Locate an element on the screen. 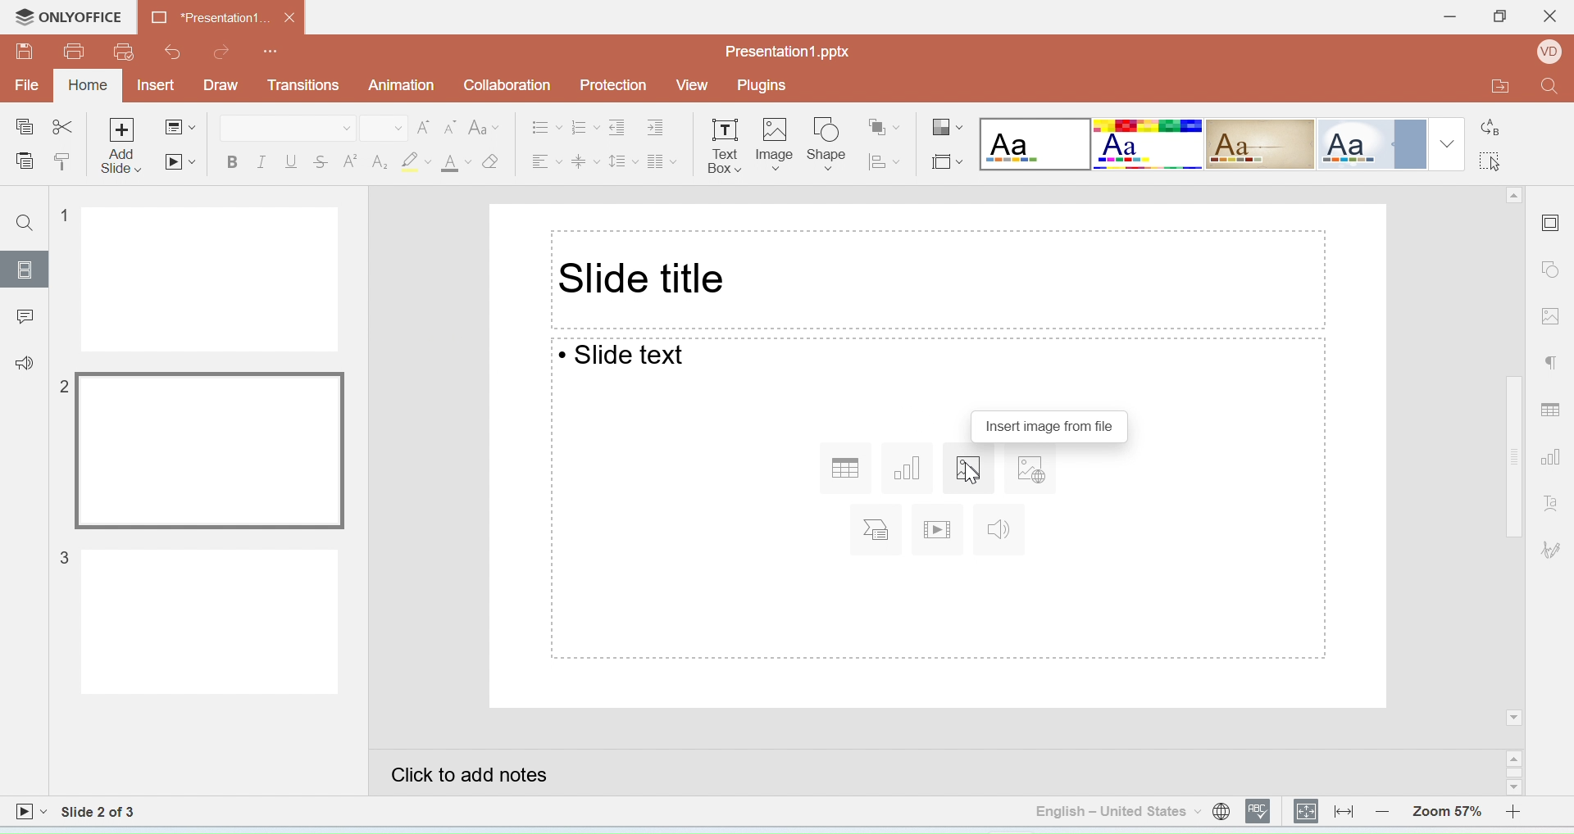 The image size is (1574, 834). Copy style is located at coordinates (62, 163).